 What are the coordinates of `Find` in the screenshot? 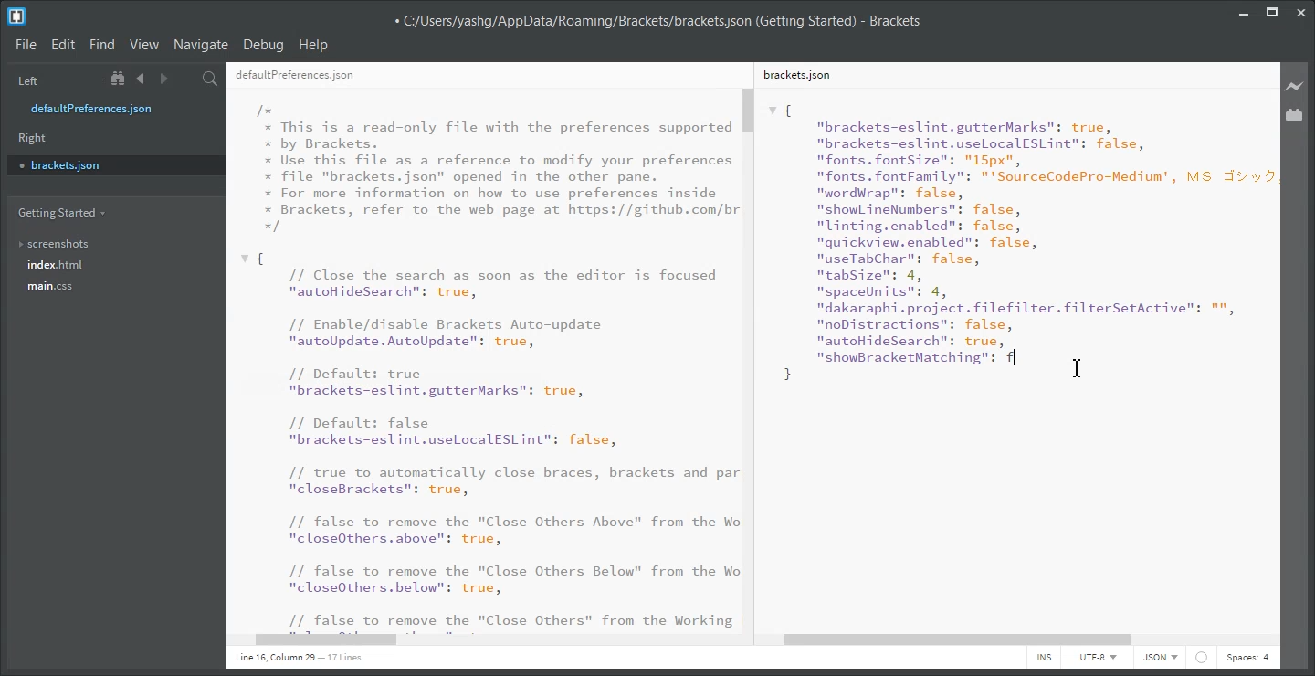 It's located at (102, 45).